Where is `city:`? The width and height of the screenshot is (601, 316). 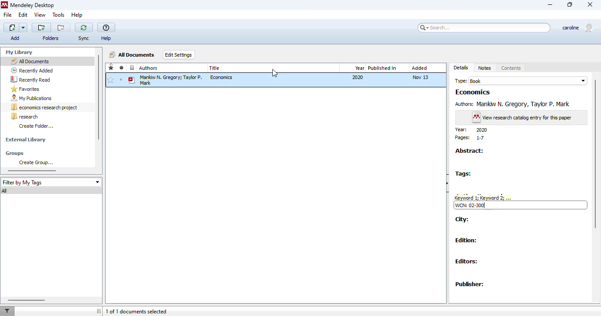
city: is located at coordinates (463, 219).